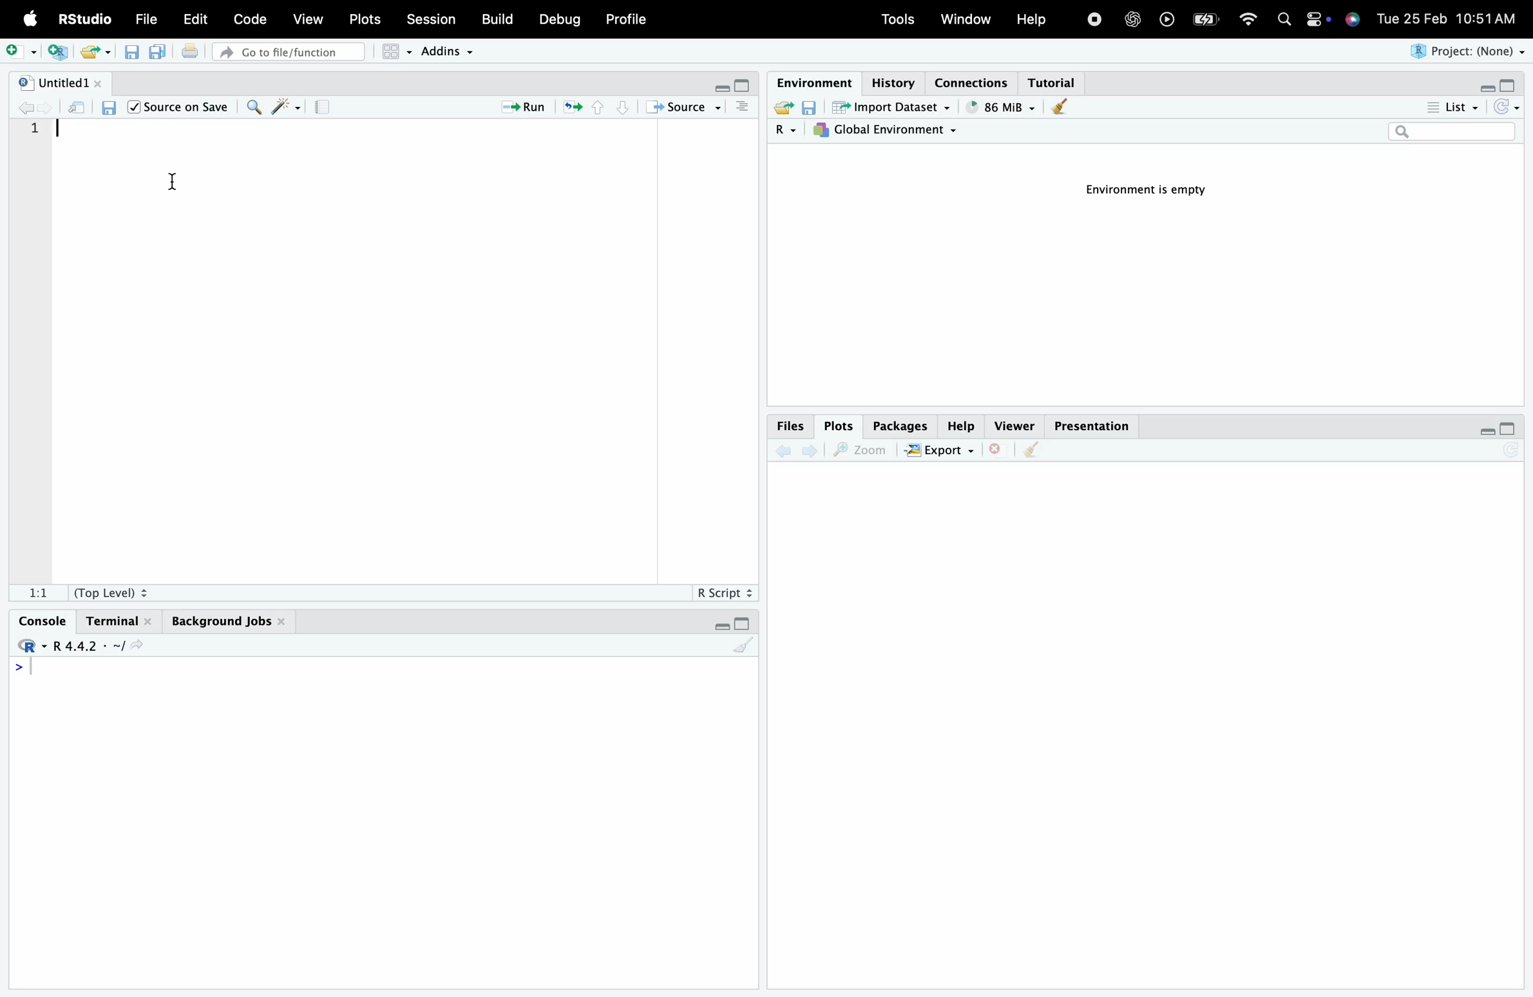 The height and width of the screenshot is (997, 1533). What do you see at coordinates (964, 19) in the screenshot?
I see `Window` at bounding box center [964, 19].